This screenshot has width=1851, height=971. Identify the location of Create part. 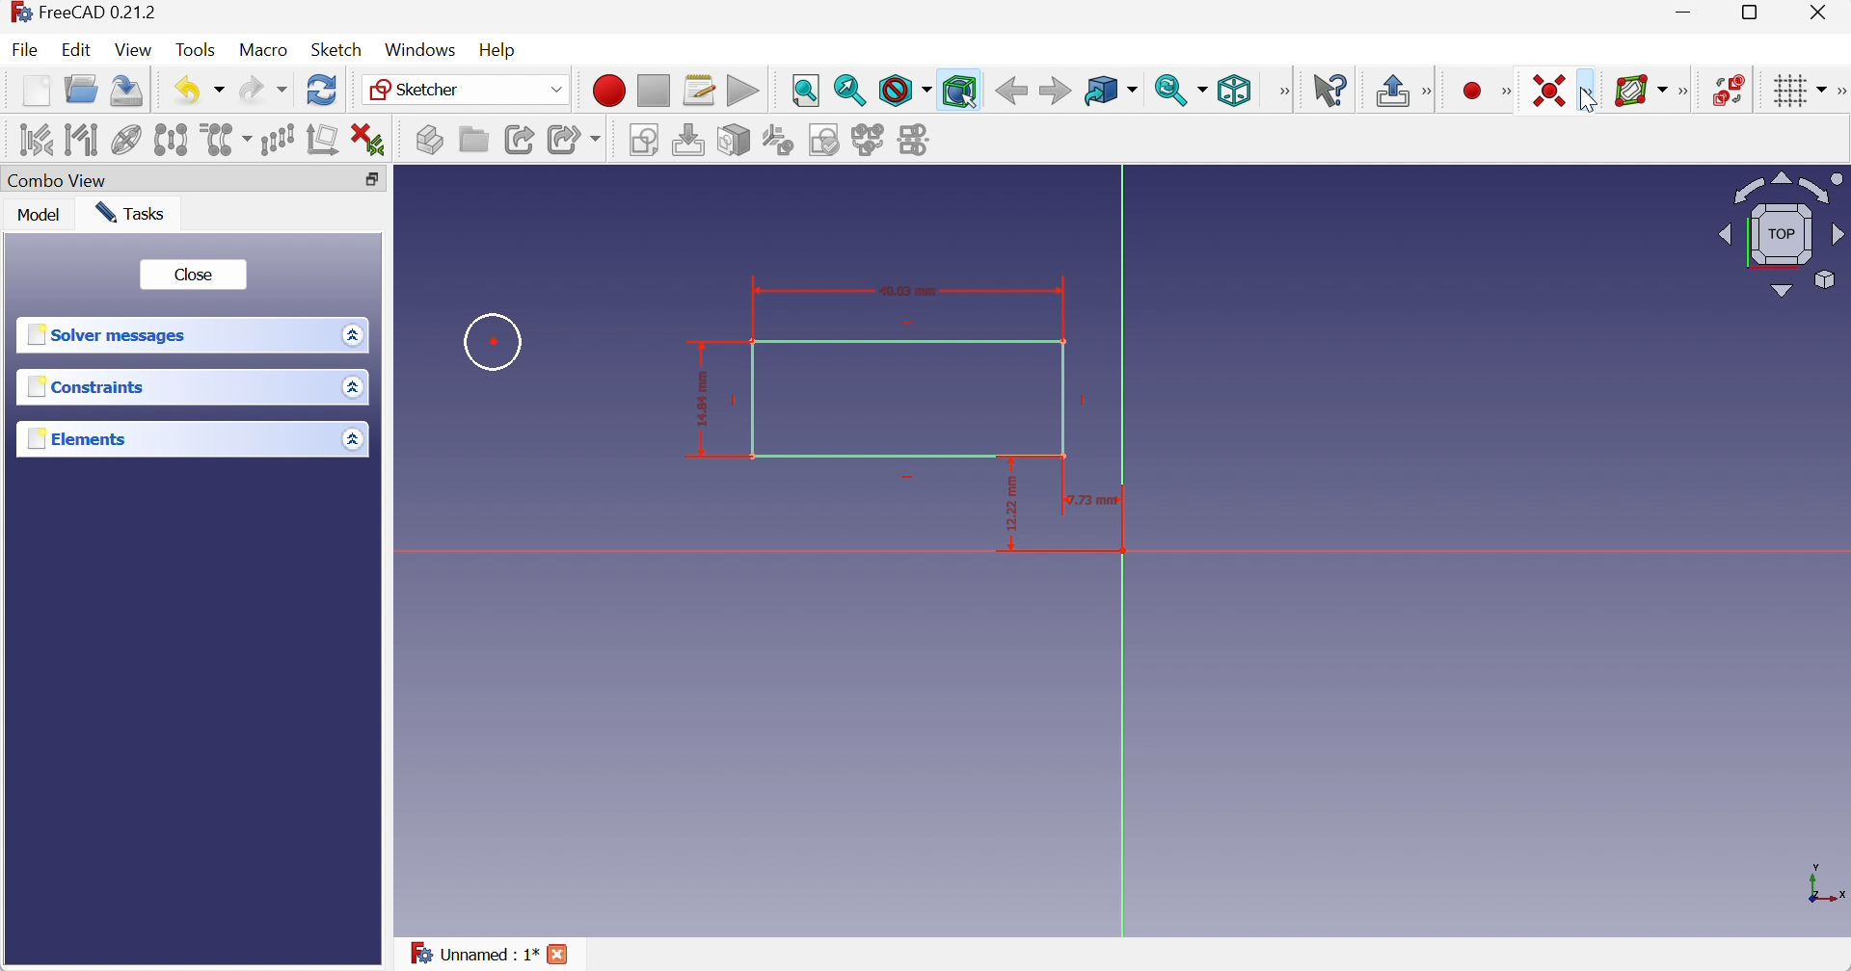
(429, 139).